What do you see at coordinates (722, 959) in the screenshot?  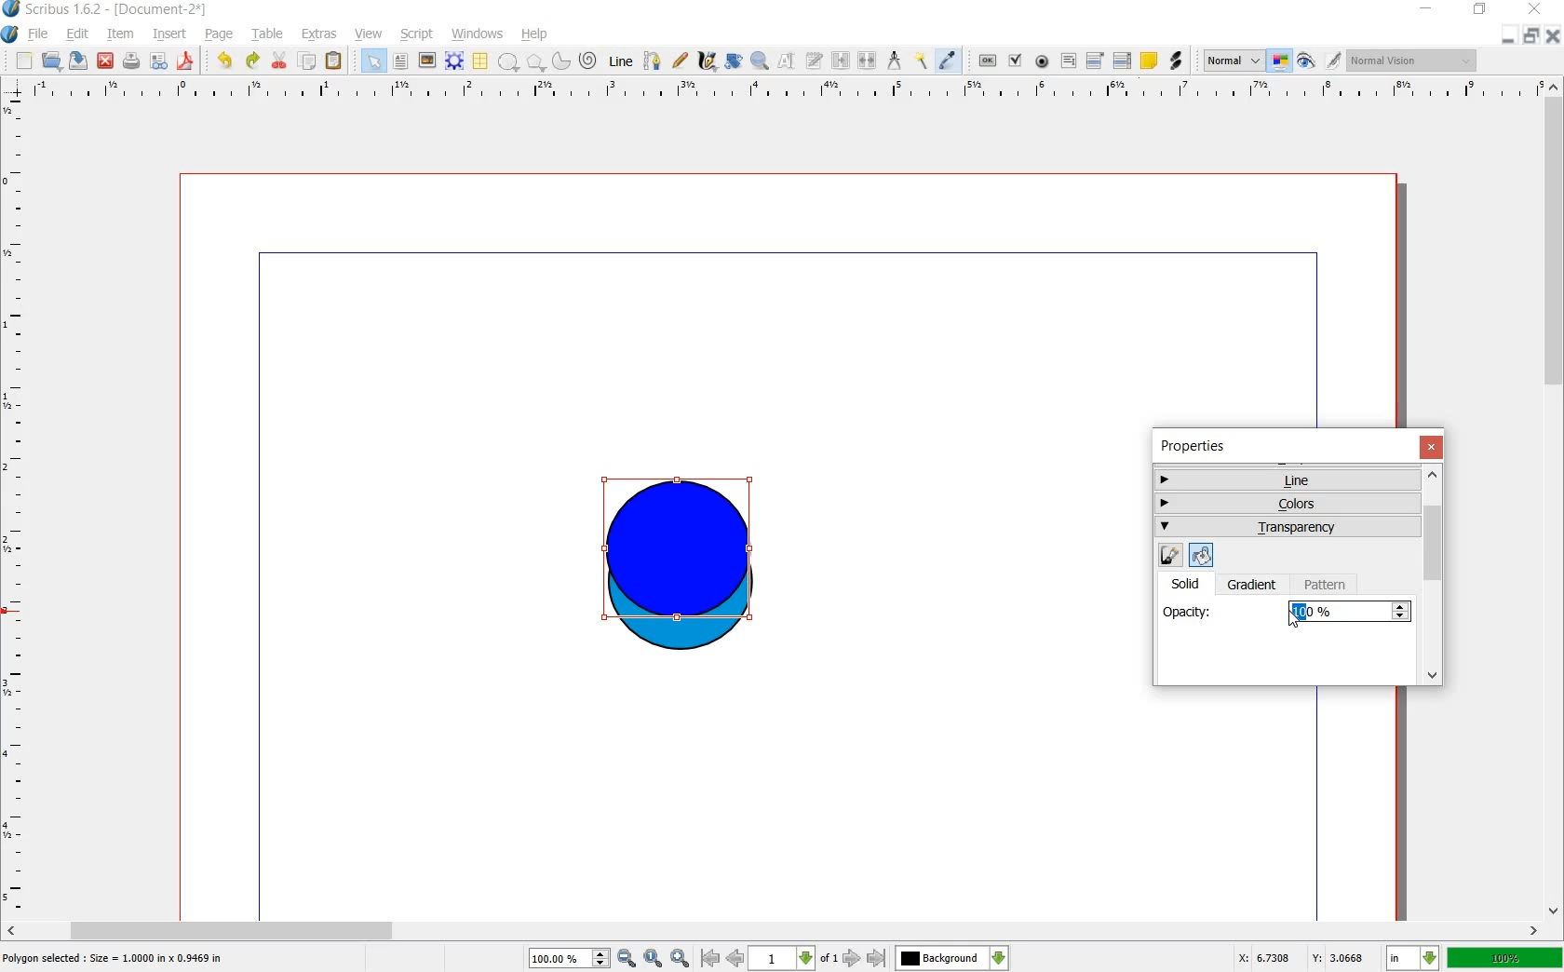 I see `go to first or previous page` at bounding box center [722, 959].